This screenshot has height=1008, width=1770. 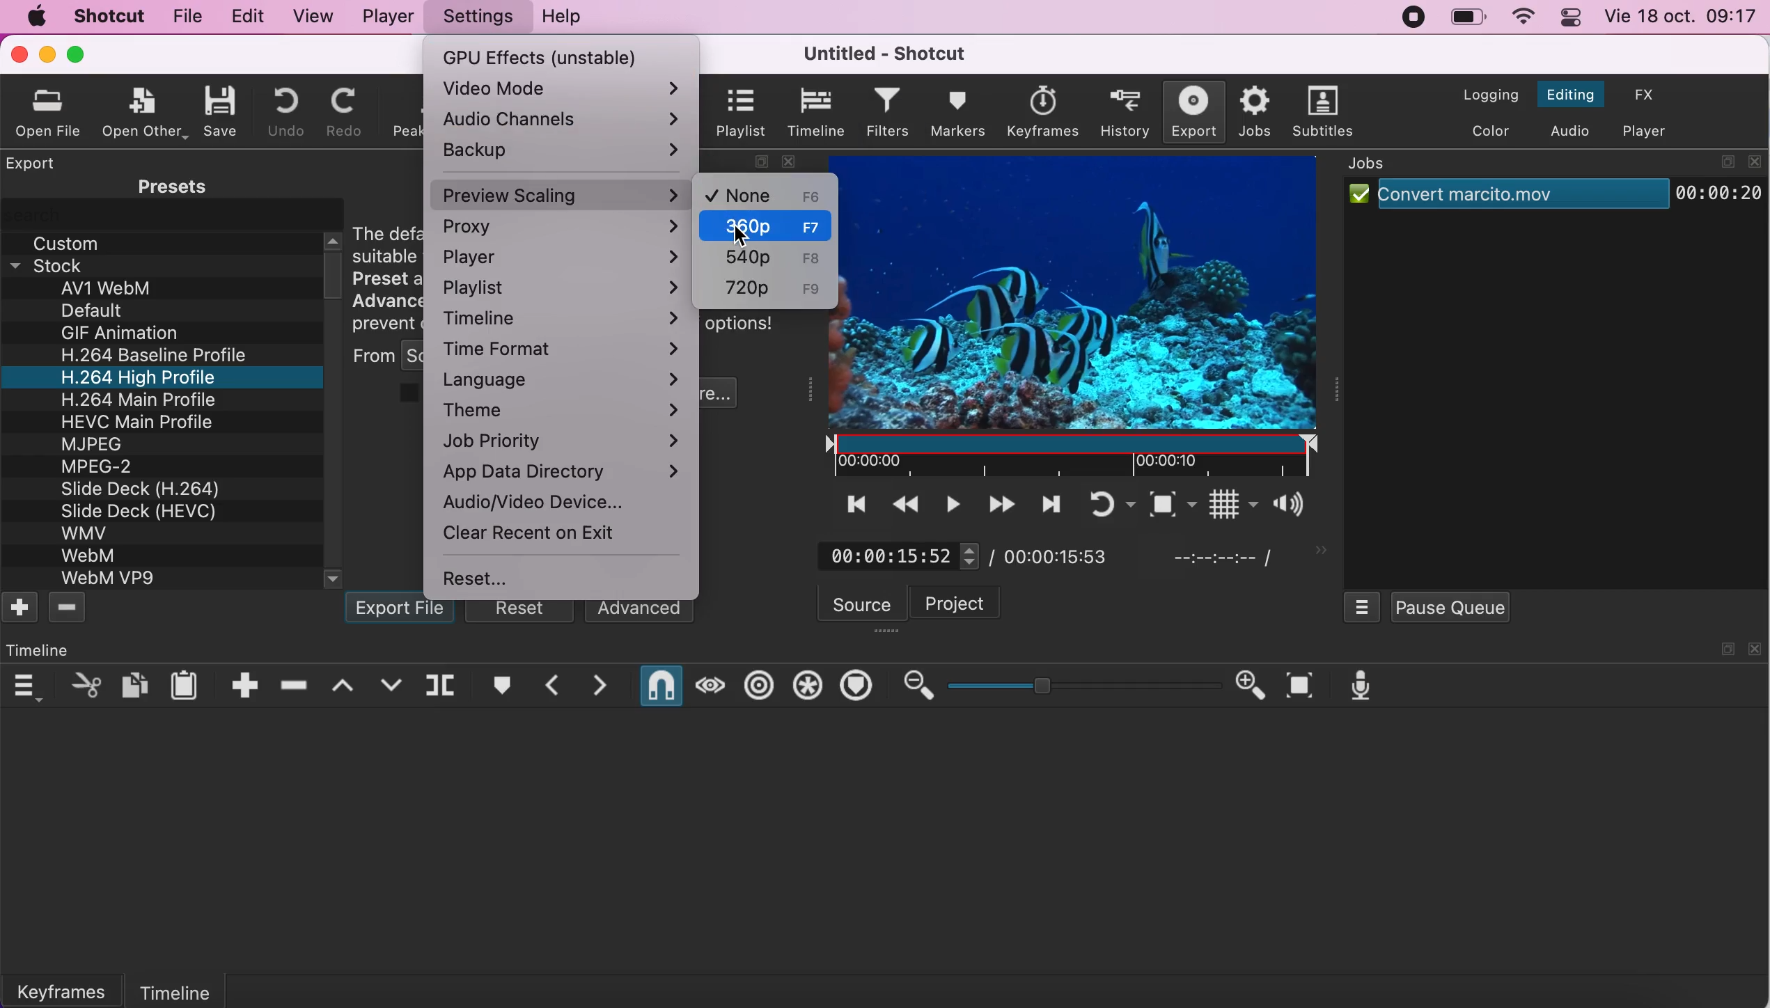 What do you see at coordinates (1381, 166) in the screenshot?
I see `jobs panel` at bounding box center [1381, 166].